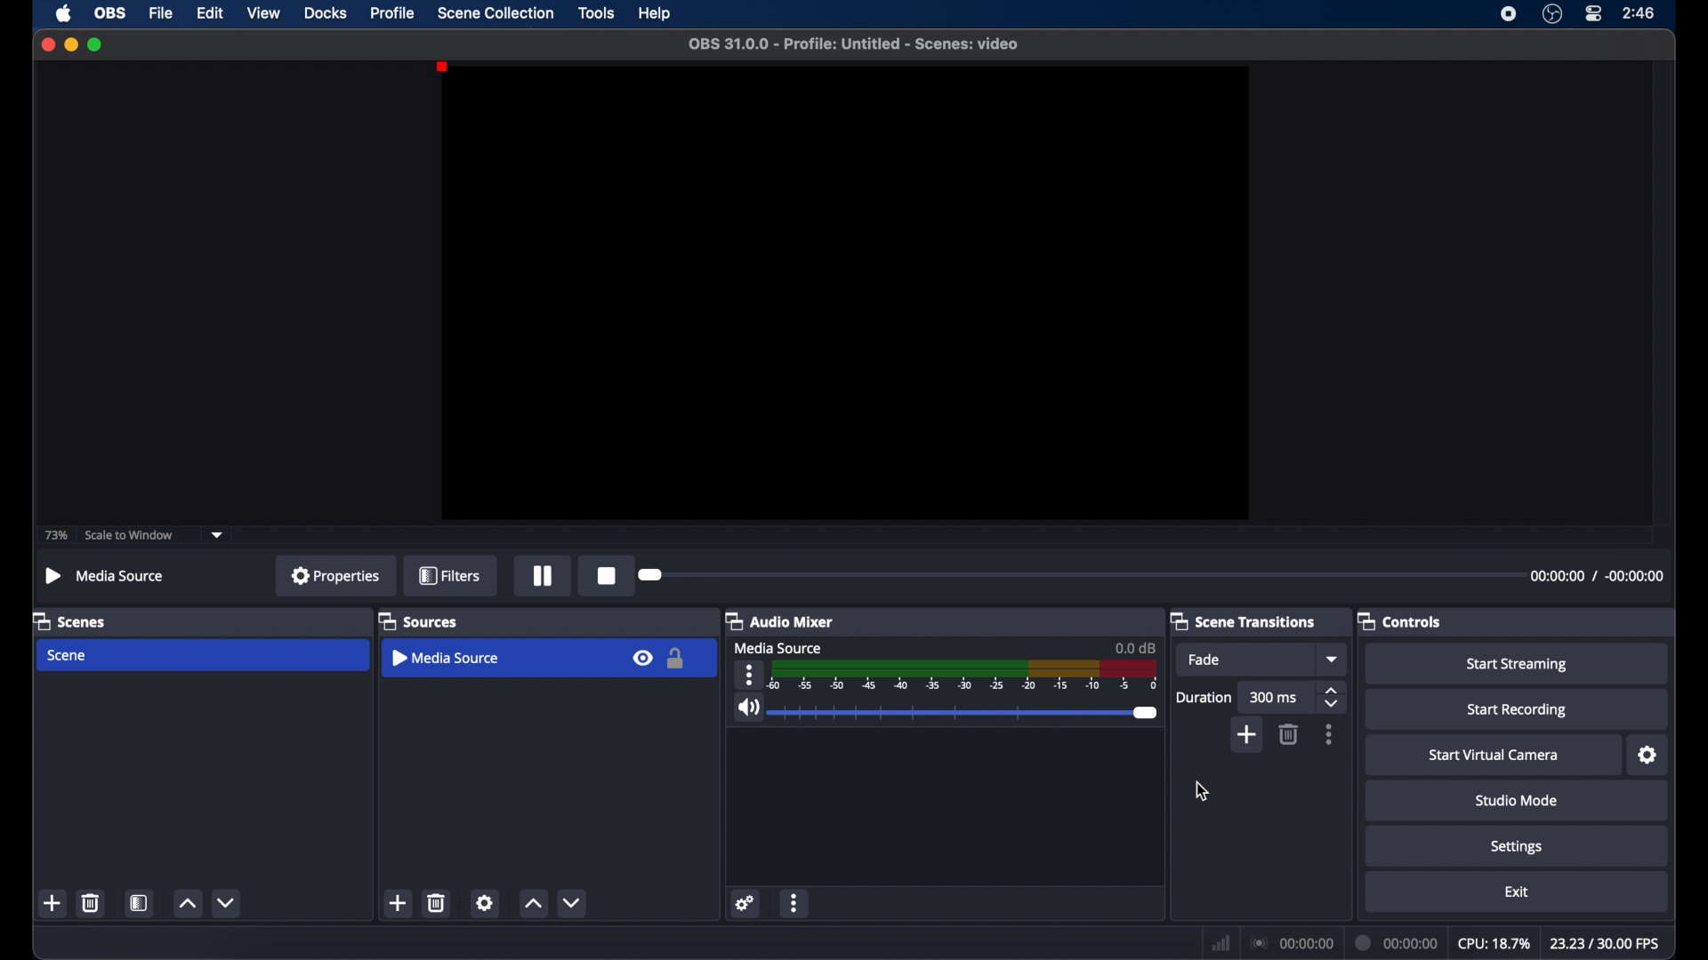  What do you see at coordinates (675, 660) in the screenshot?
I see `lock` at bounding box center [675, 660].